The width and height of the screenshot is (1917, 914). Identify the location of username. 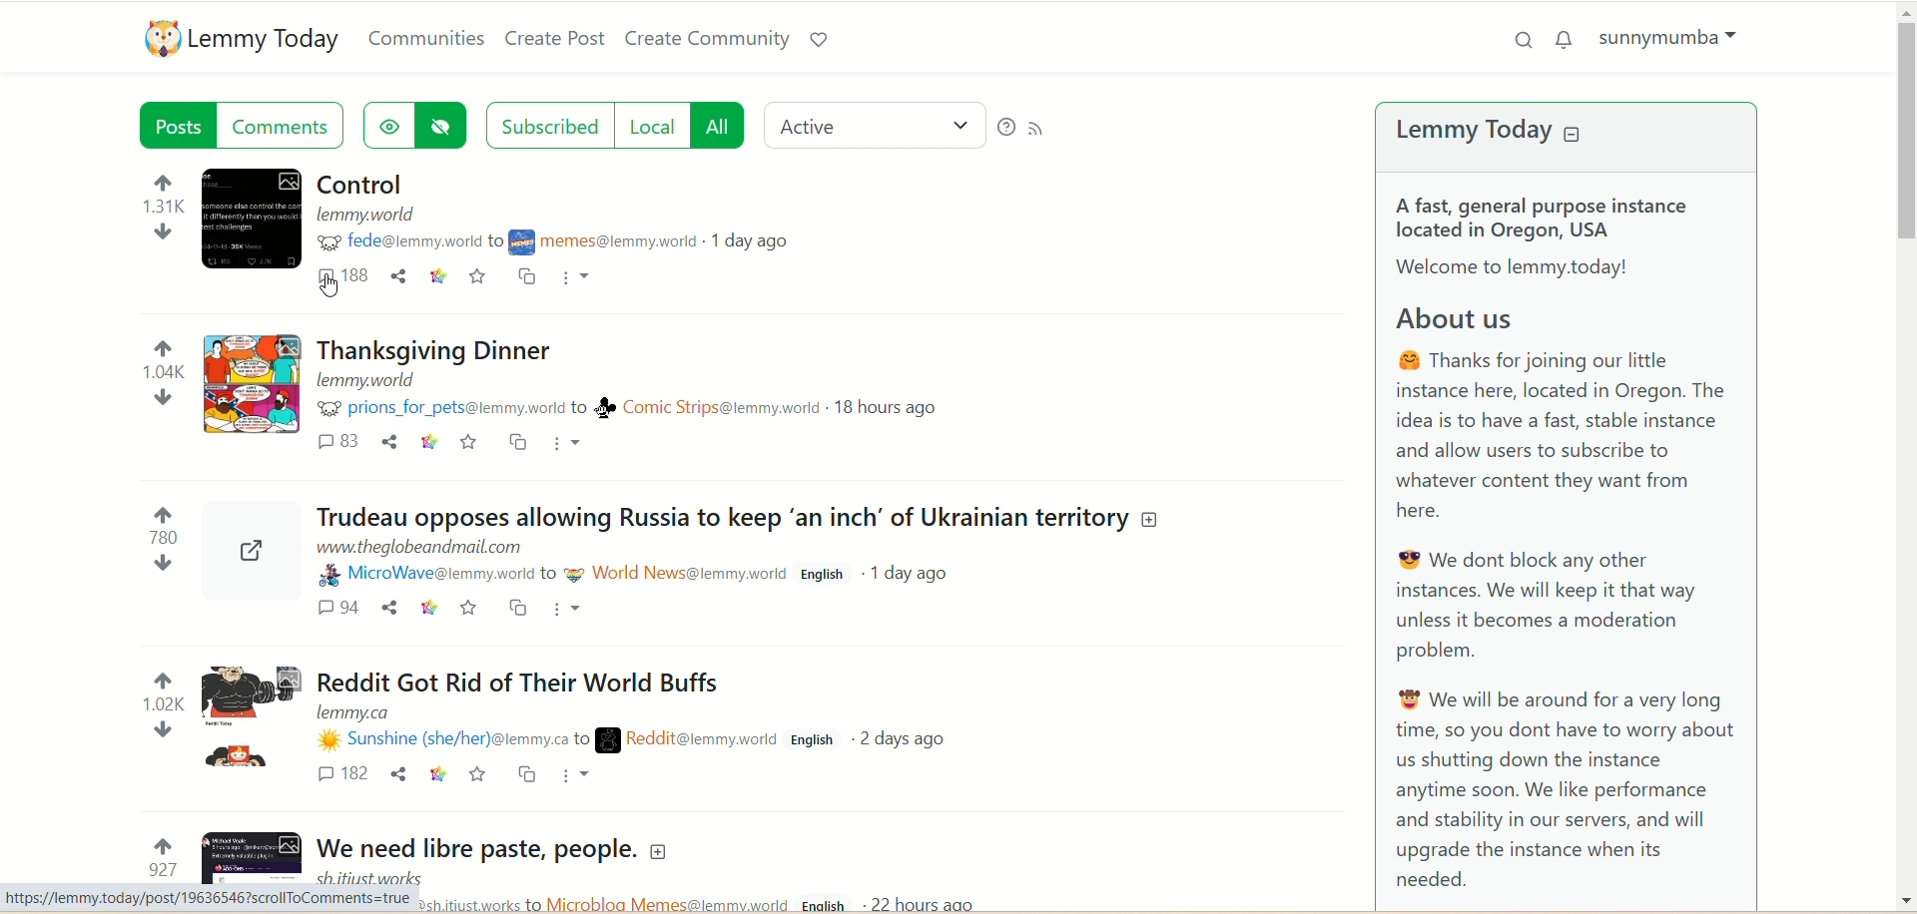
(405, 240).